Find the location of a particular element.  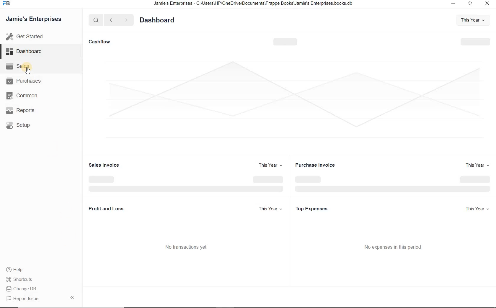

No transactions yet is located at coordinates (161, 249).